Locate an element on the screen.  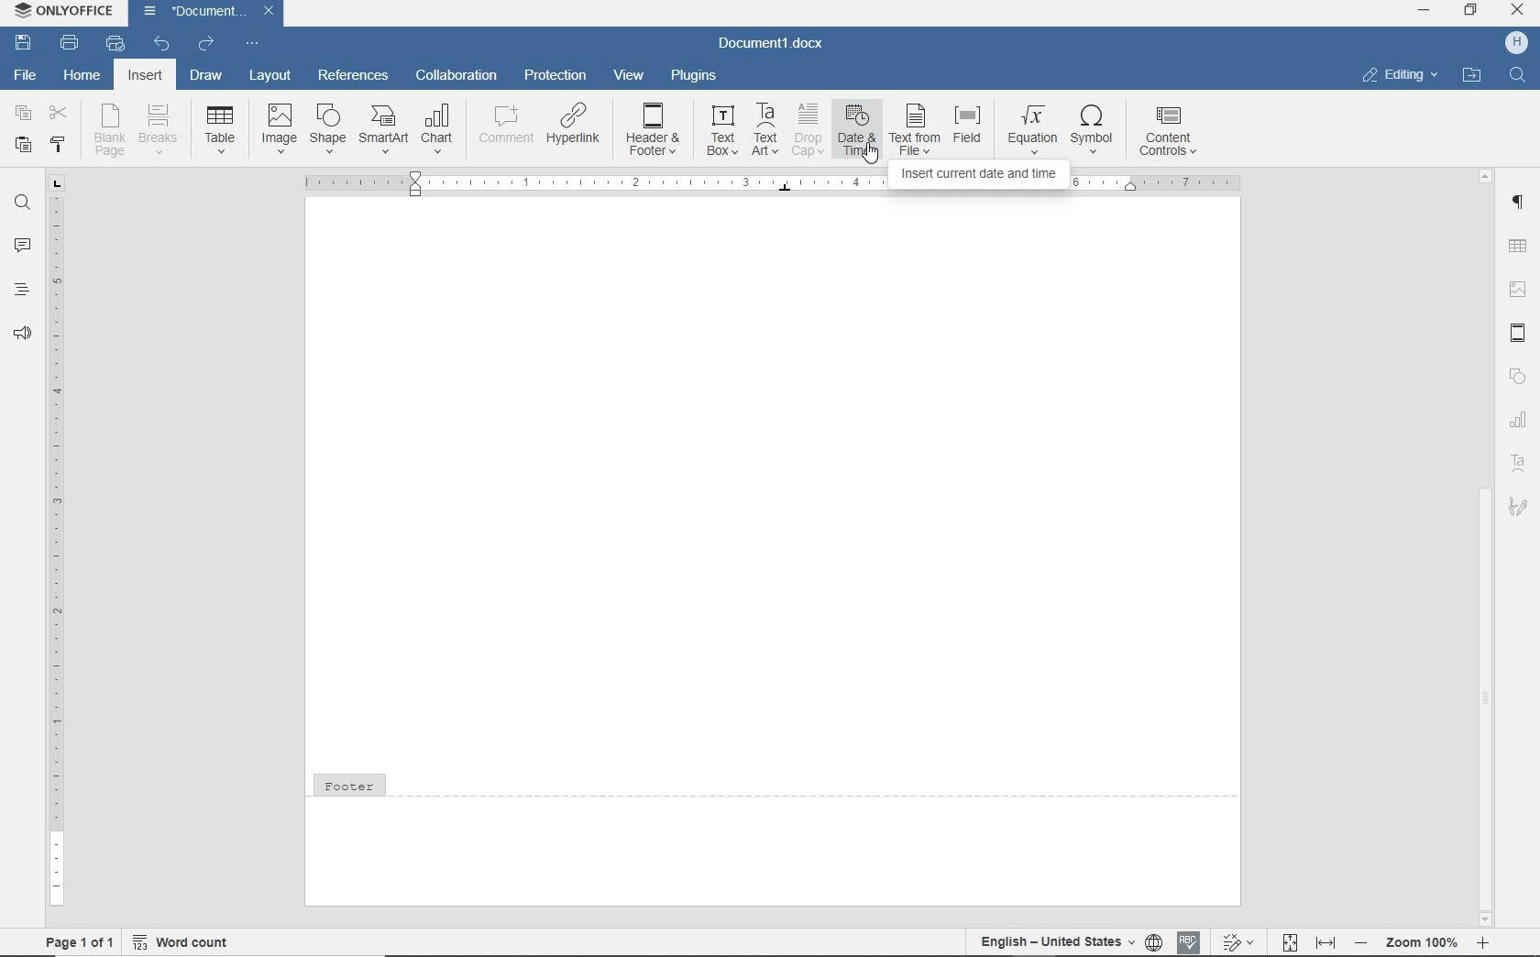
insert current date and time is located at coordinates (773, 184).